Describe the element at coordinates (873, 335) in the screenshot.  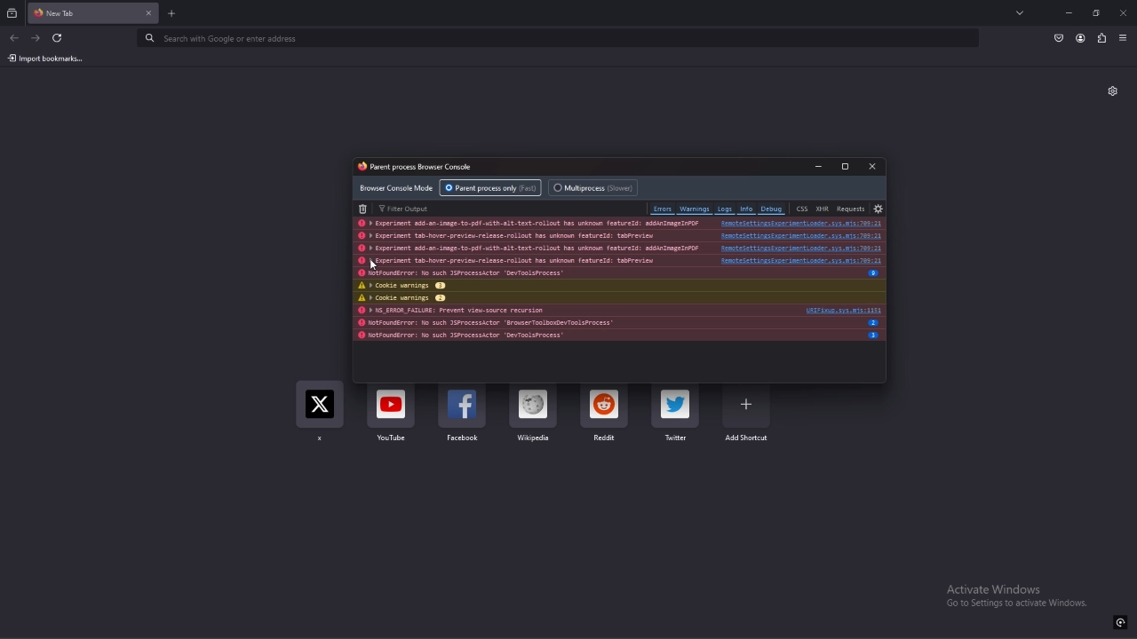
I see `info` at that location.